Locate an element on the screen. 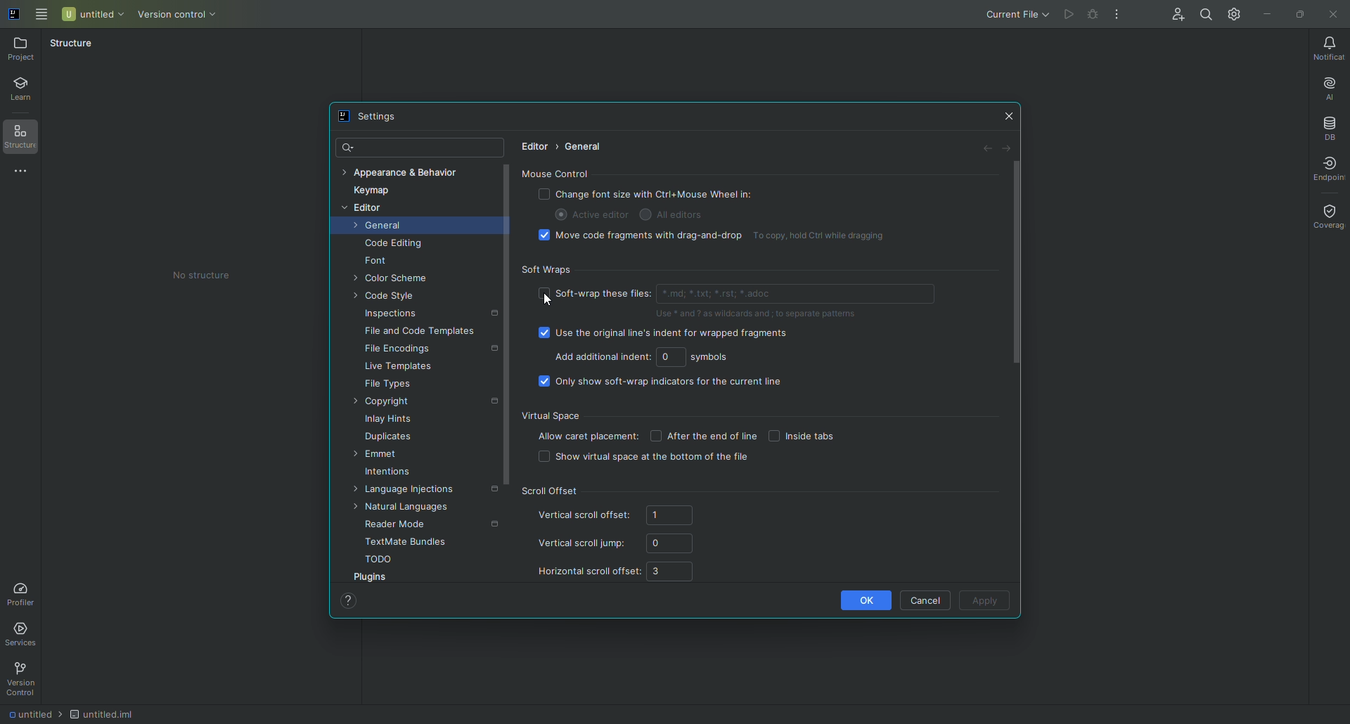  Untitled is located at coordinates (92, 14).